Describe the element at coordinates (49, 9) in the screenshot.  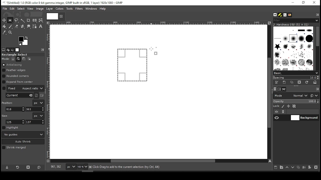
I see `layer` at that location.